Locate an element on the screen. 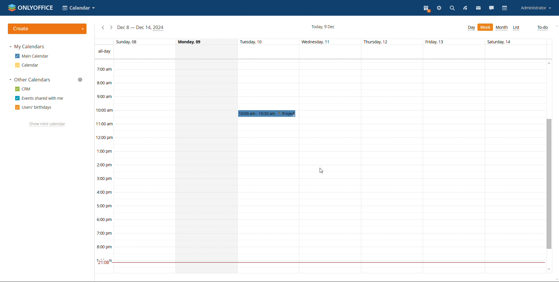  other calendars is located at coordinates (30, 80).